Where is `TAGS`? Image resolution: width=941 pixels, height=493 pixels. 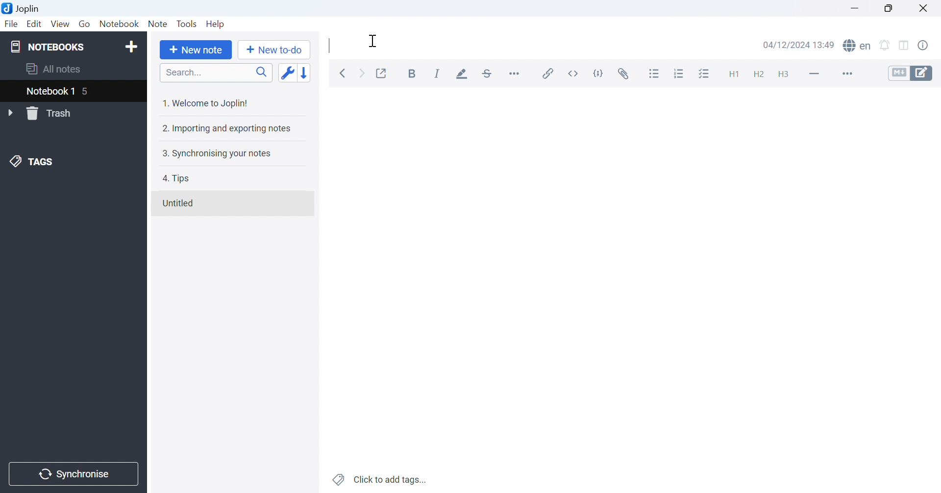 TAGS is located at coordinates (33, 163).